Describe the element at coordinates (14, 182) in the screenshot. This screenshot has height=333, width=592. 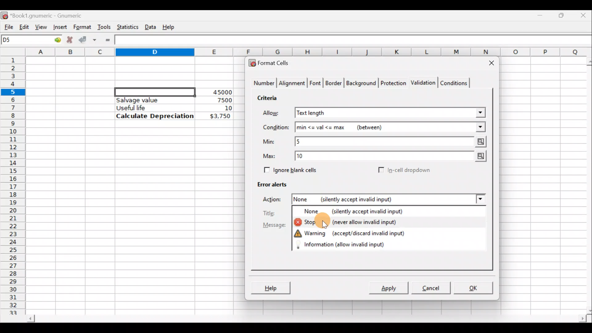
I see `Rows` at that location.